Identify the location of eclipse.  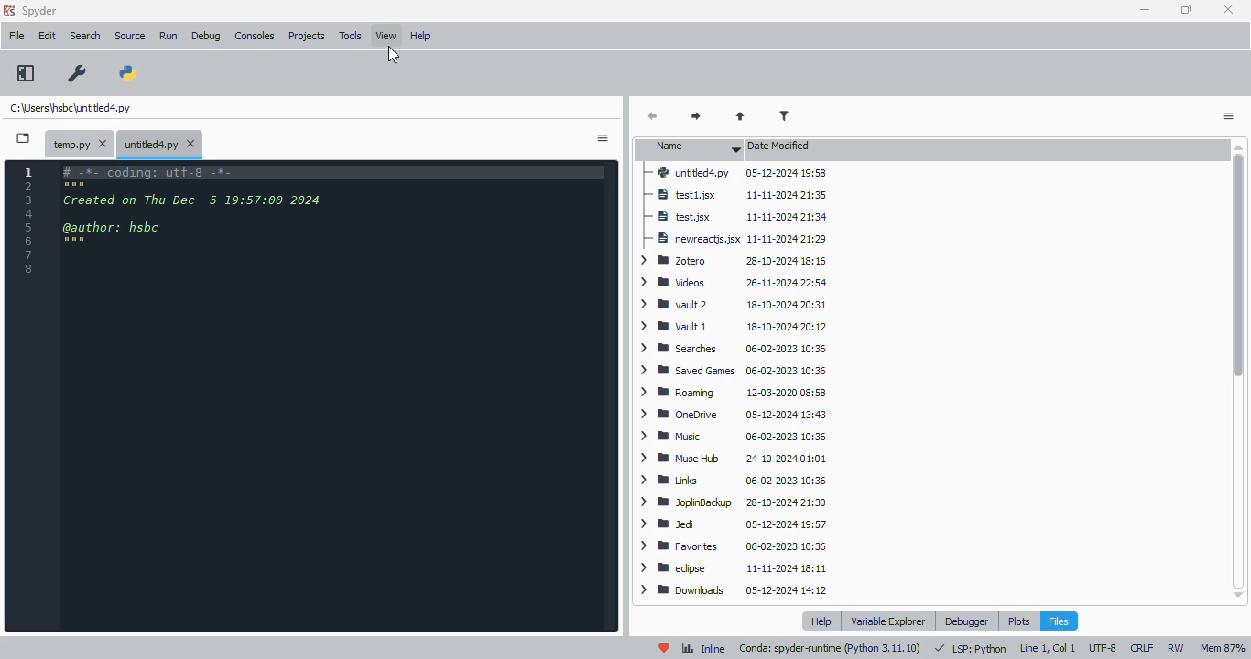
(734, 568).